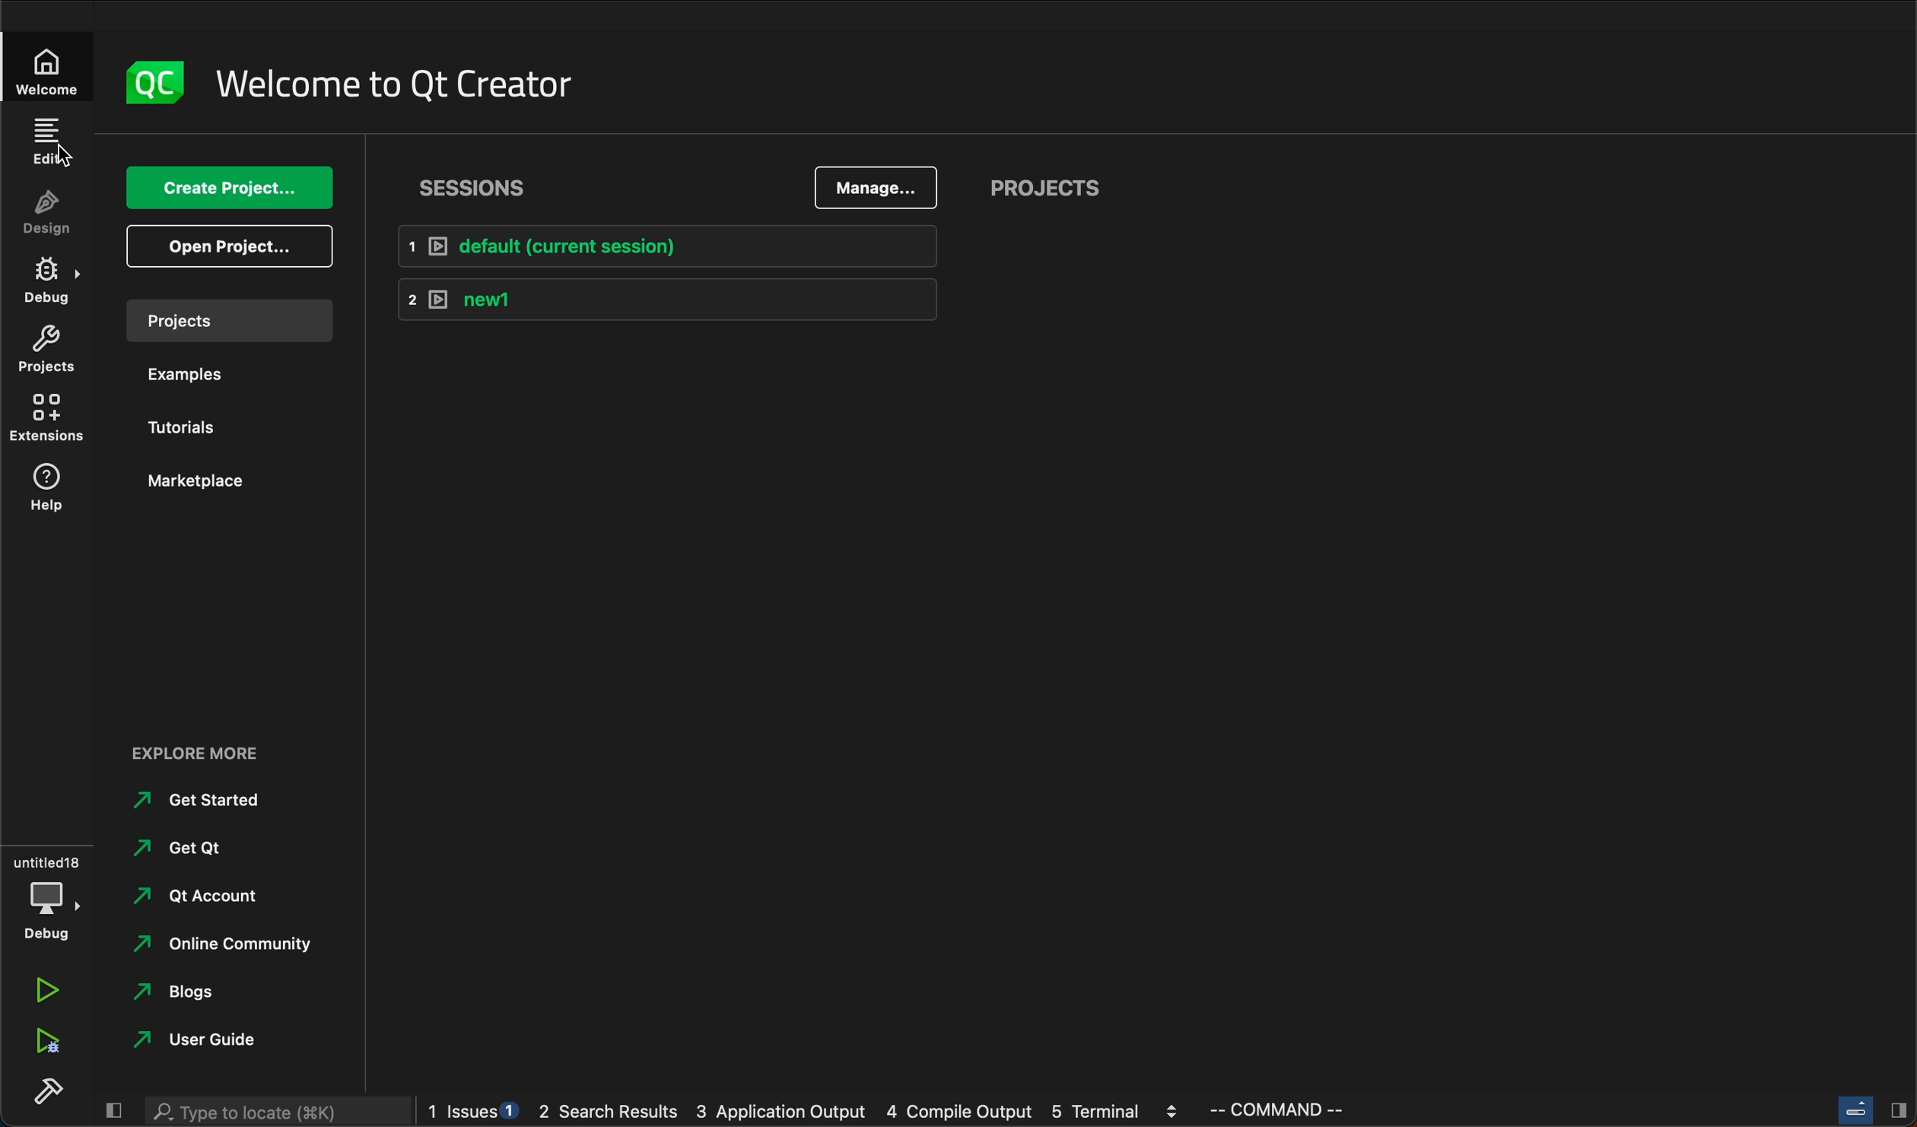  Describe the element at coordinates (231, 247) in the screenshot. I see `open` at that location.